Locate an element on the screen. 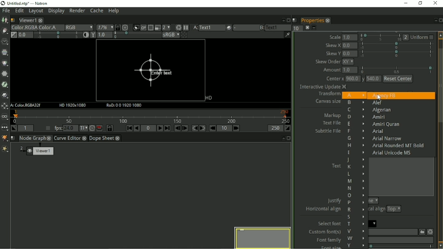 The height and width of the screenshot is (249, 443). Clips the portion of image is located at coordinates (136, 27).